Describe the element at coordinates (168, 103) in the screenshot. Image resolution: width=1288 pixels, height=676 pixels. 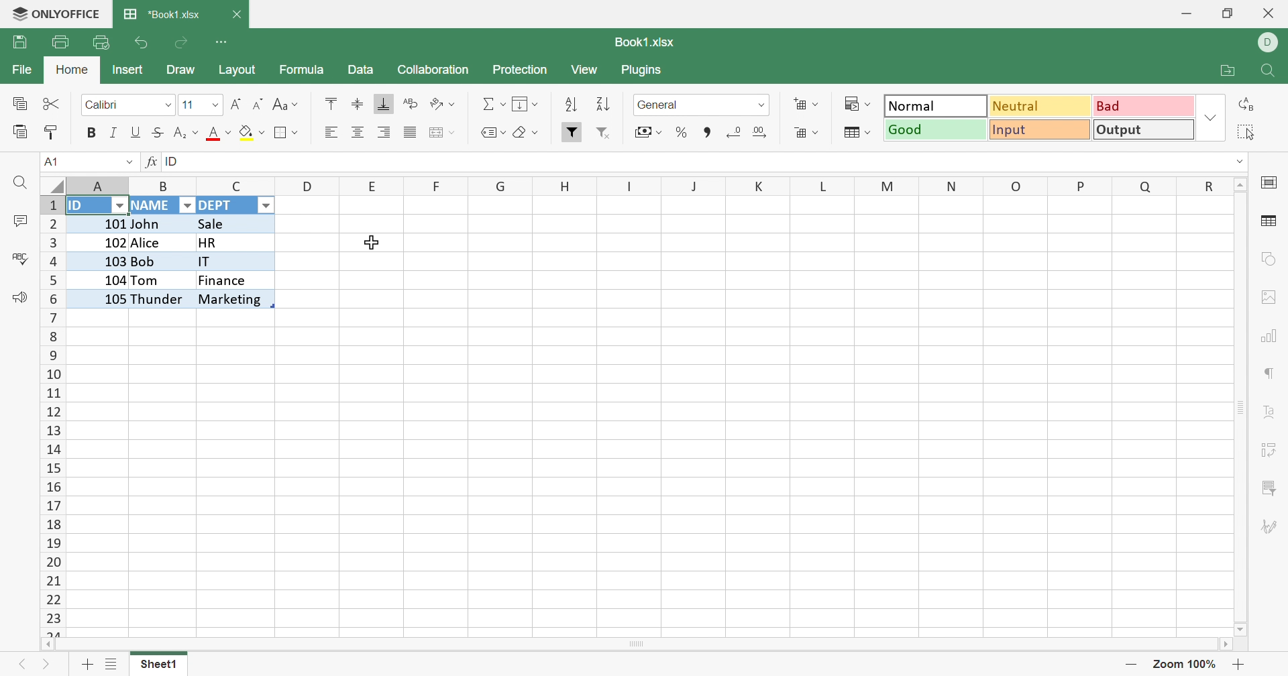
I see `Drop Down` at that location.